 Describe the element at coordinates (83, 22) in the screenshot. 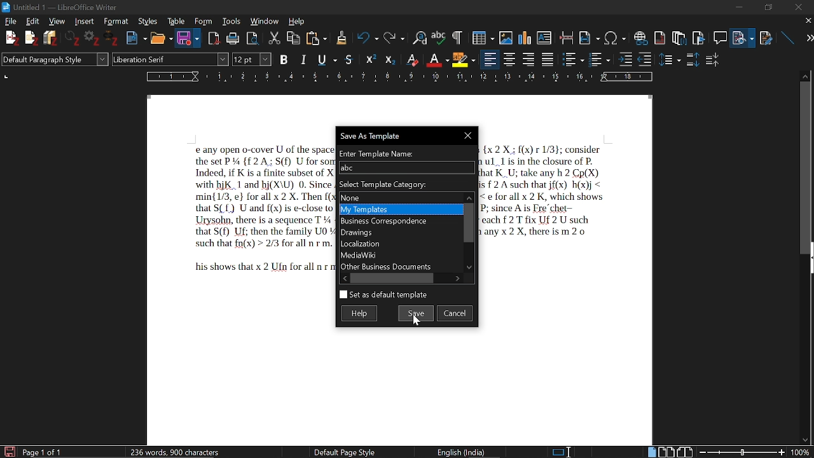

I see `Insert` at that location.